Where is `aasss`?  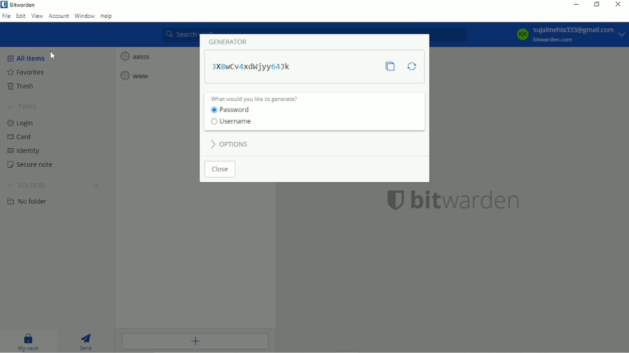
aasss is located at coordinates (136, 56).